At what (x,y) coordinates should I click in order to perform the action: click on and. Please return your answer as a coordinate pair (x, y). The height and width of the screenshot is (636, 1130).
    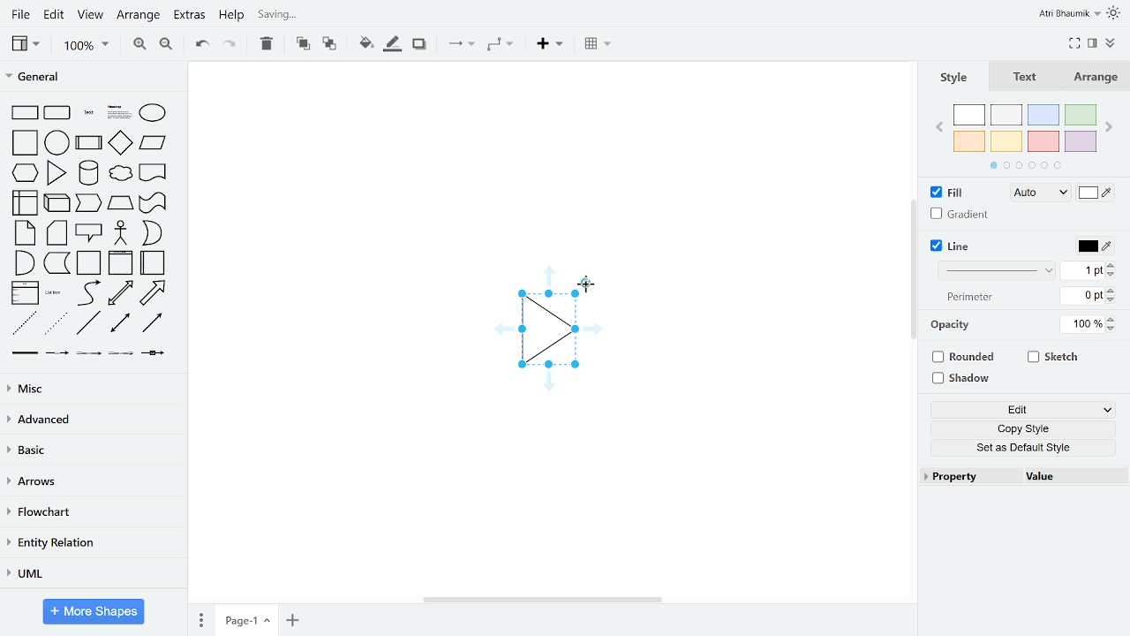
    Looking at the image, I should click on (23, 263).